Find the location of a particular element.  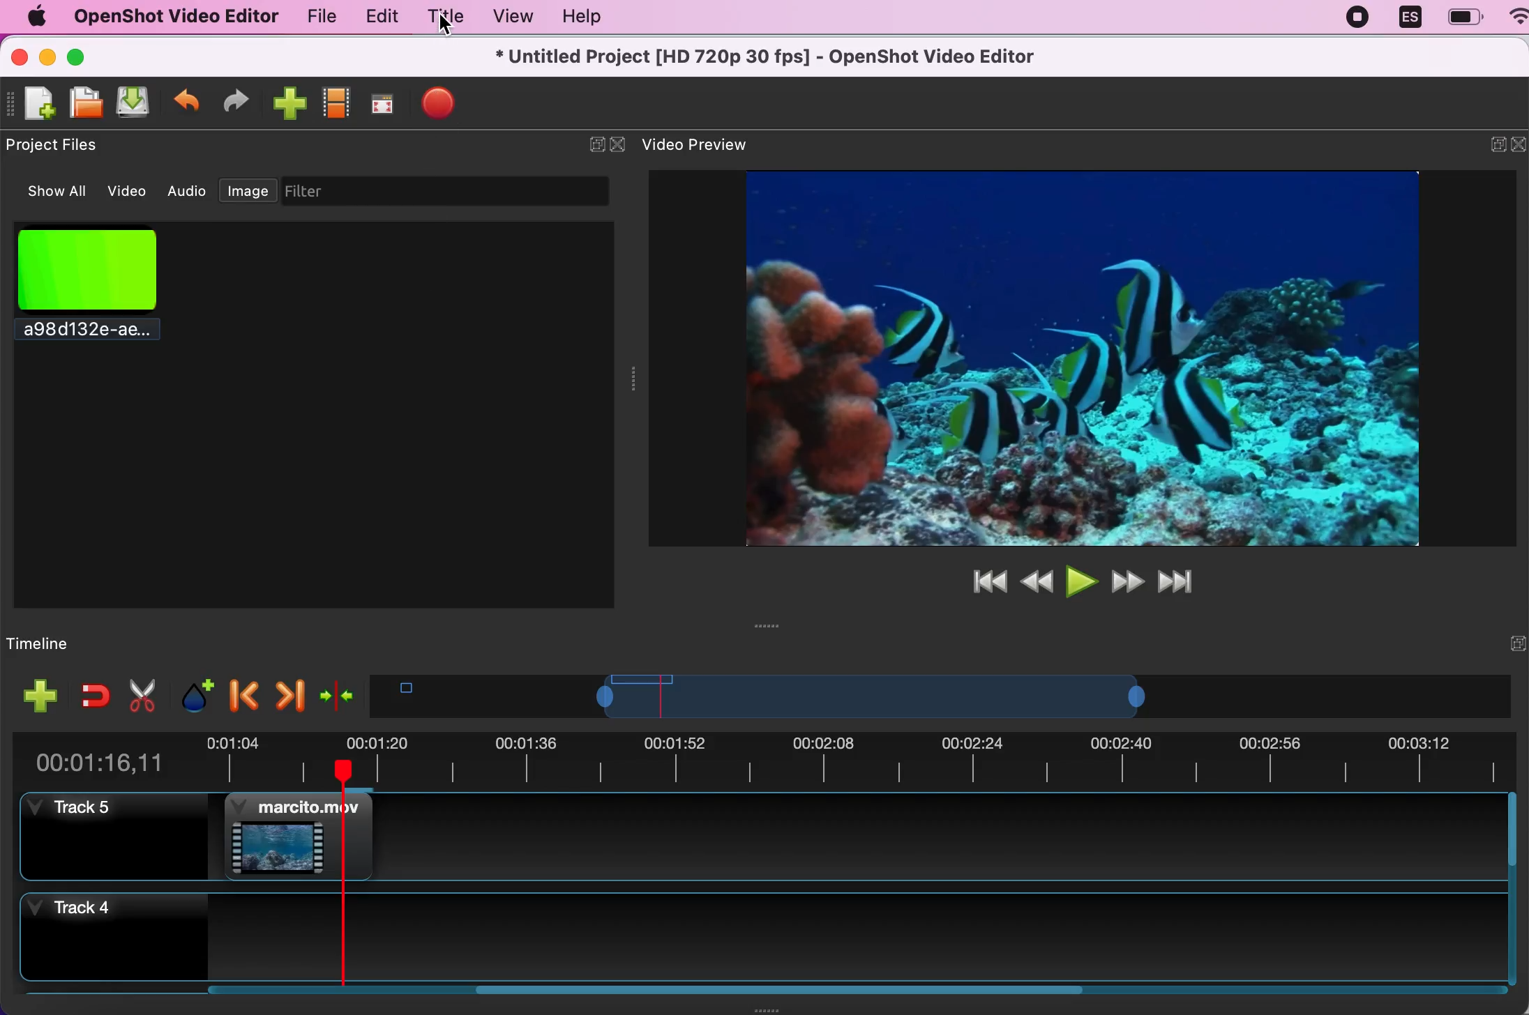

WIFI is located at coordinates (1519, 15).